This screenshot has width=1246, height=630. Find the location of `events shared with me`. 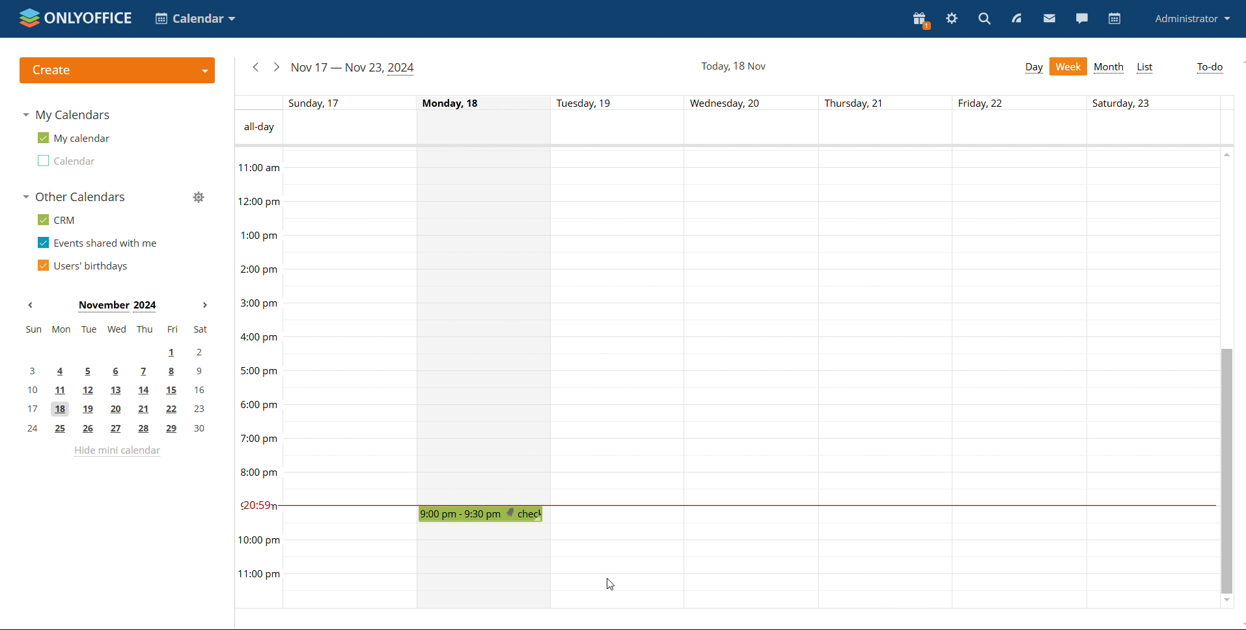

events shared with me is located at coordinates (96, 243).